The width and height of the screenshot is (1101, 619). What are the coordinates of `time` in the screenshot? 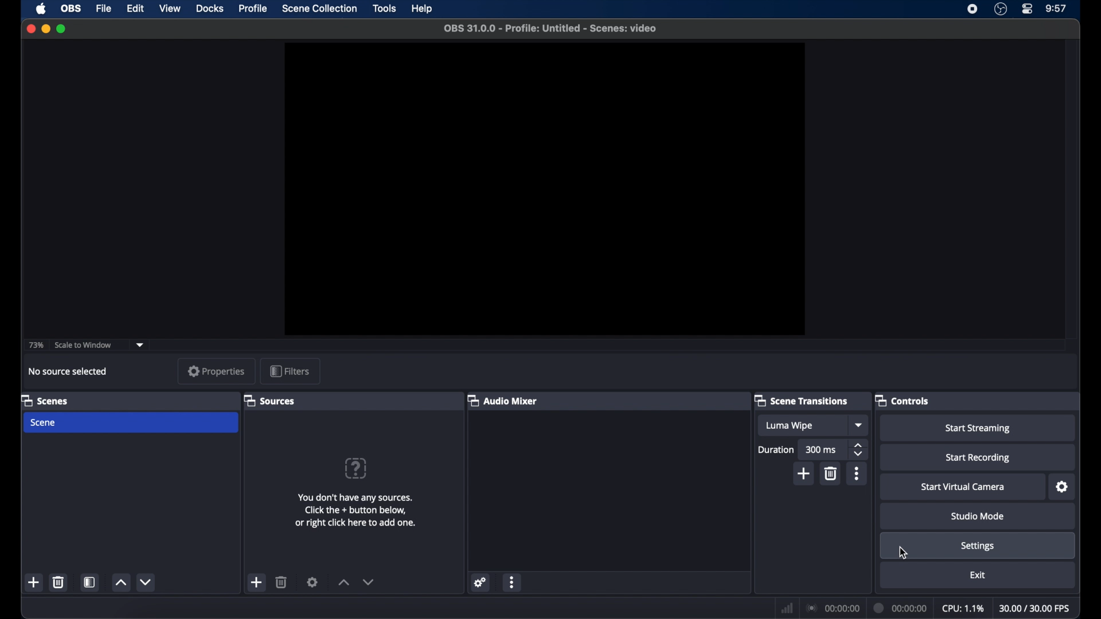 It's located at (1057, 9).